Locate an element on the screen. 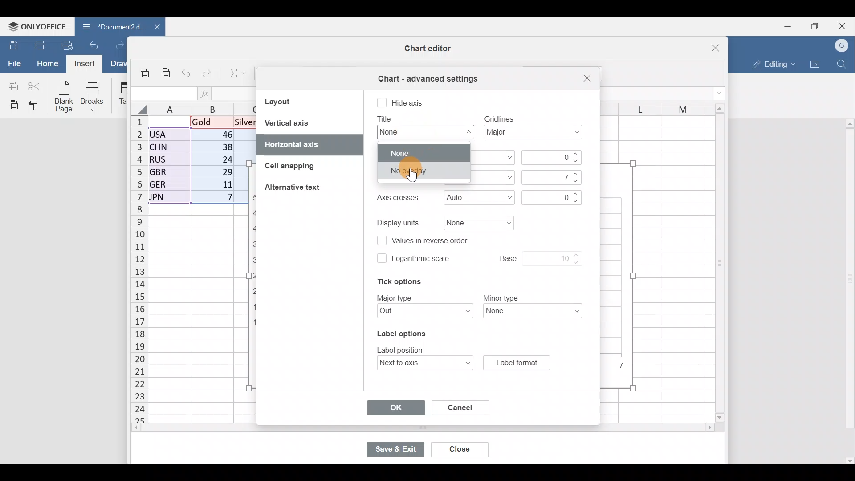  Undo is located at coordinates (185, 72).